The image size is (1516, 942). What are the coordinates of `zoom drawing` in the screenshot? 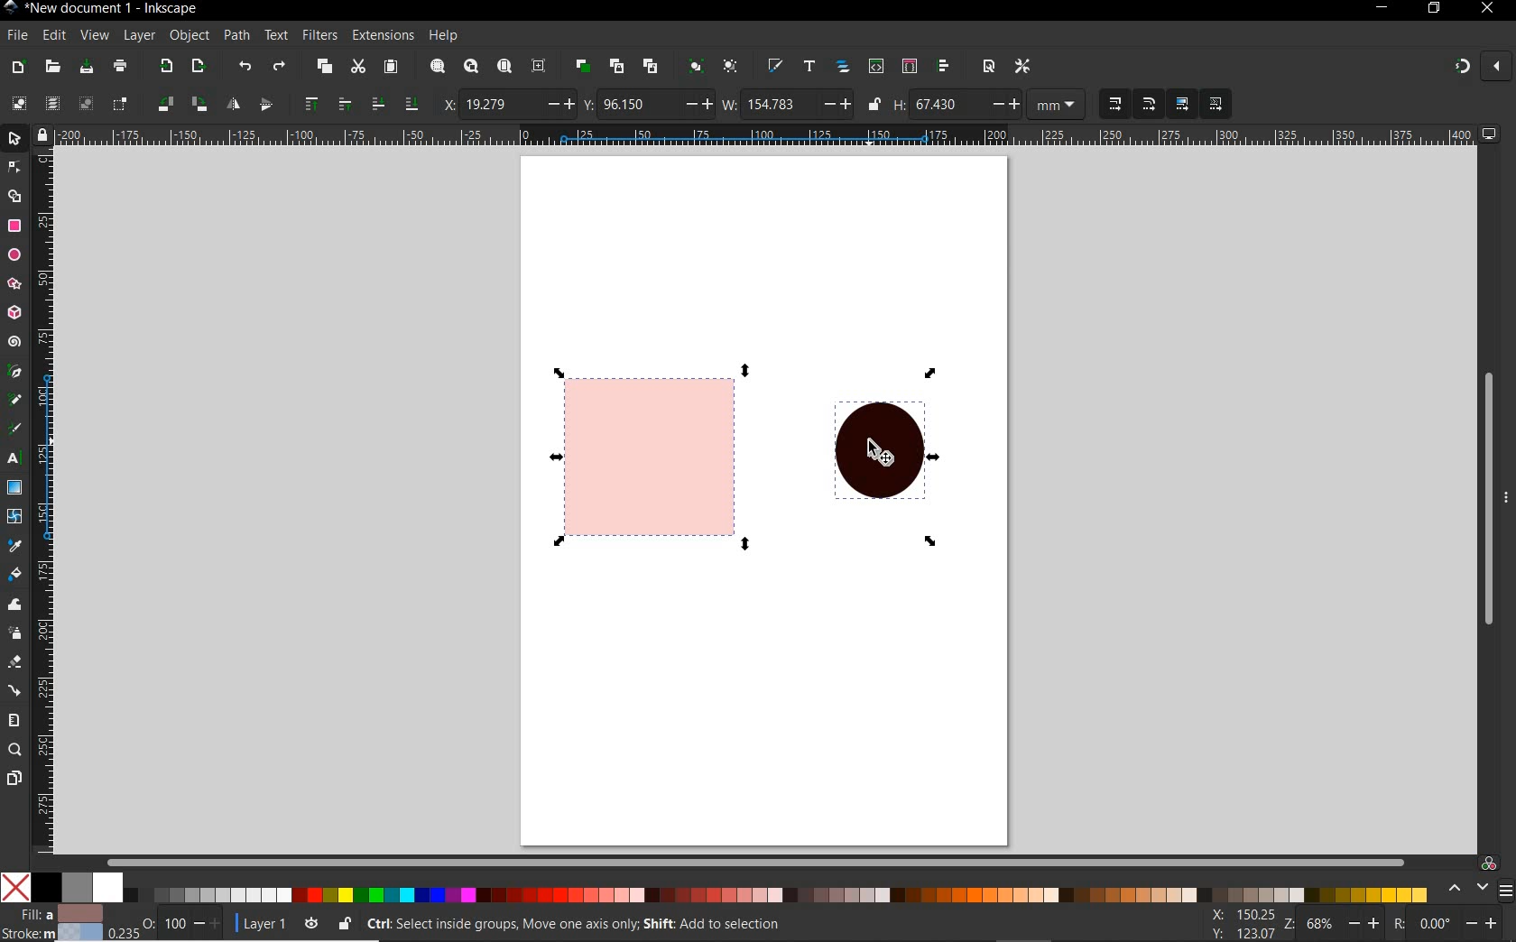 It's located at (472, 66).